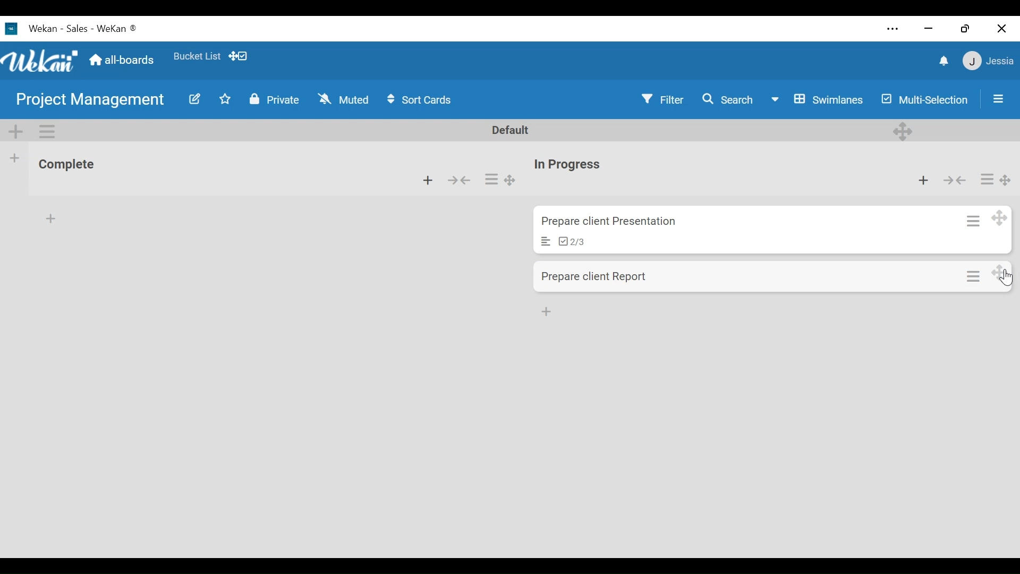 This screenshot has width=1020, height=574. I want to click on List actions, so click(492, 180).